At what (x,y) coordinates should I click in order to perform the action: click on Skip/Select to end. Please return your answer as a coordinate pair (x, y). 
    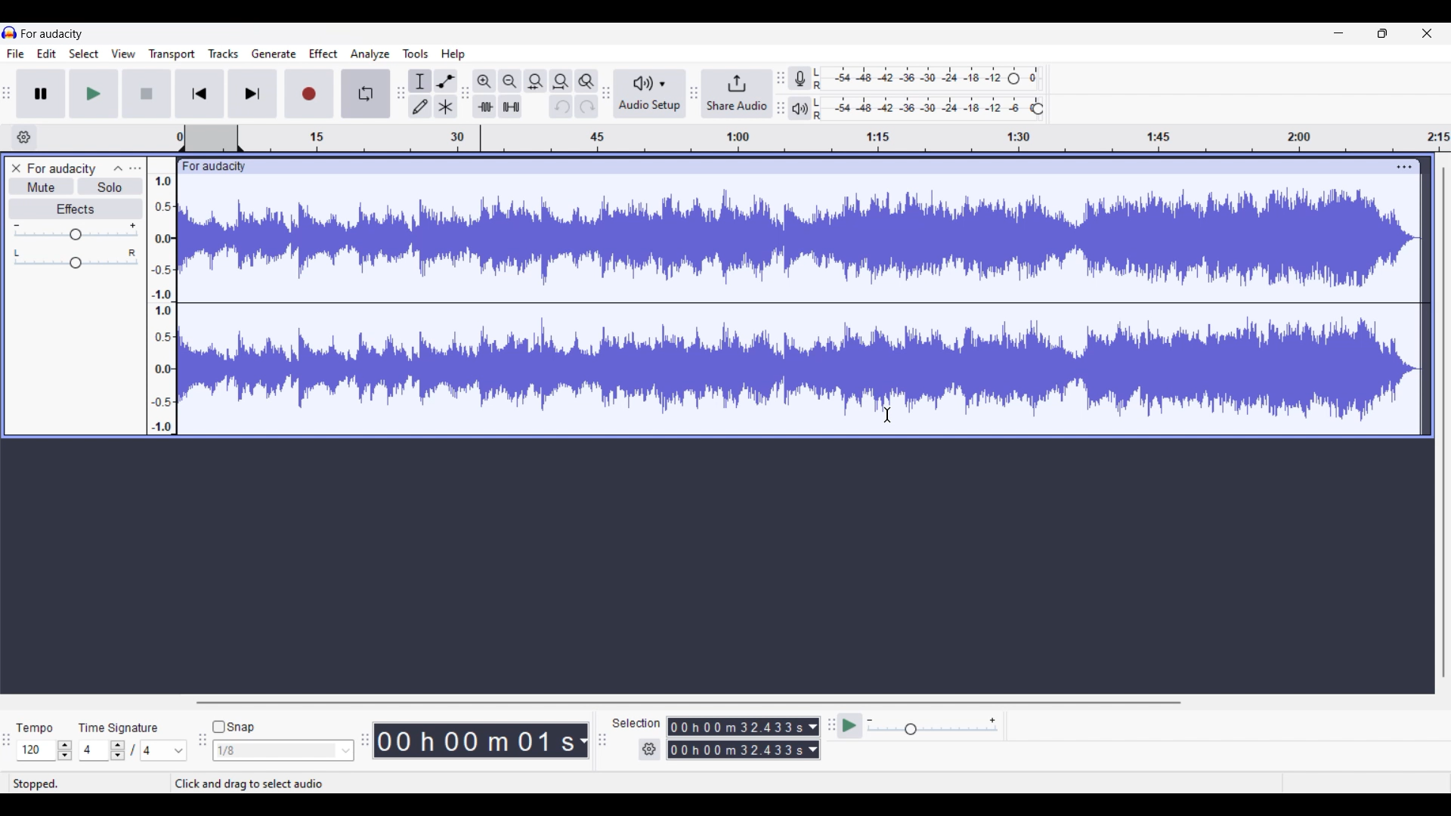
    Looking at the image, I should click on (253, 94).